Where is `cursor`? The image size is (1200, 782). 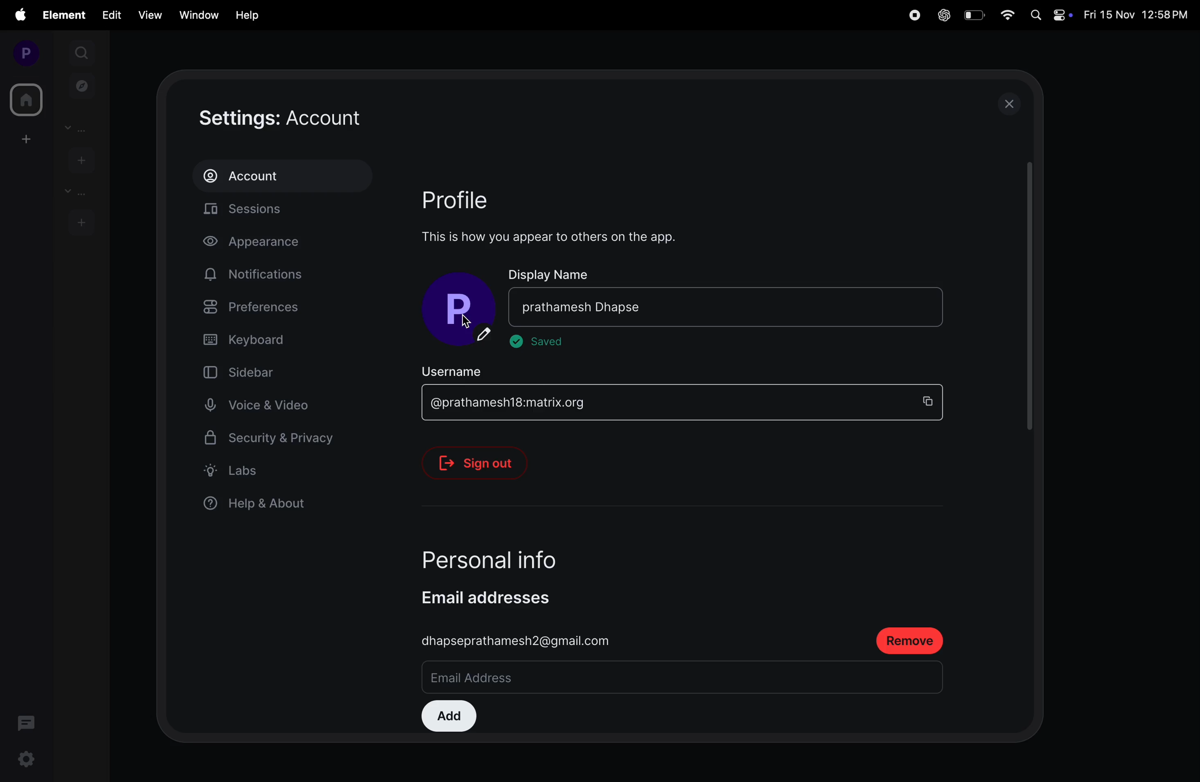
cursor is located at coordinates (470, 326).